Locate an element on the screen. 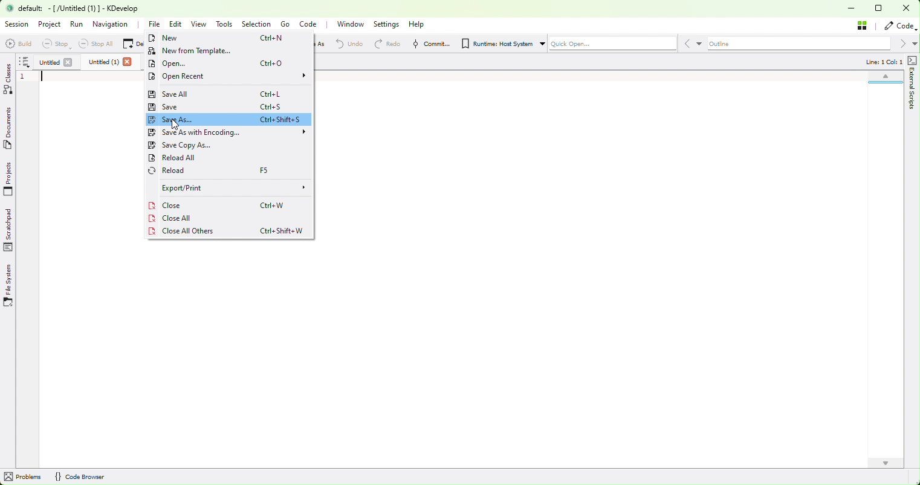 The image size is (920, 485). Save as with encoding is located at coordinates (227, 132).